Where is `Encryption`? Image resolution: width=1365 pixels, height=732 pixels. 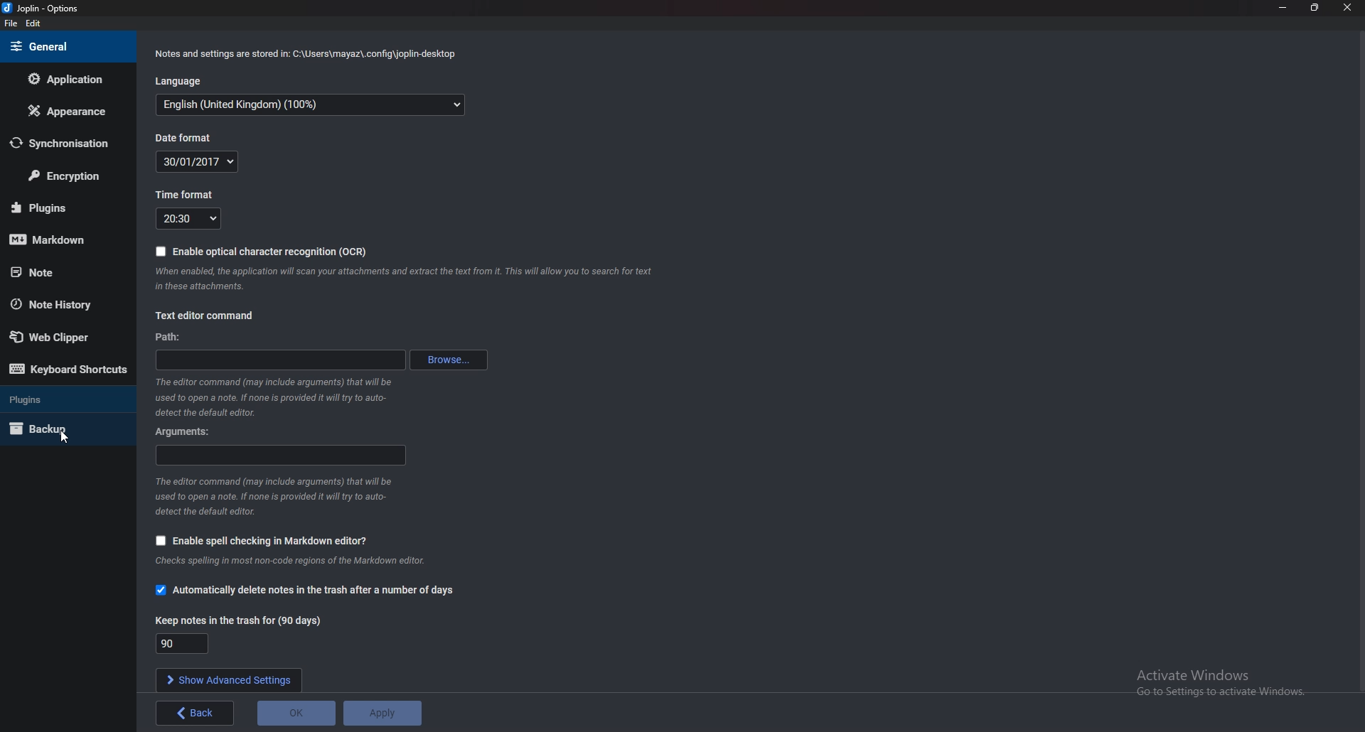 Encryption is located at coordinates (66, 175).